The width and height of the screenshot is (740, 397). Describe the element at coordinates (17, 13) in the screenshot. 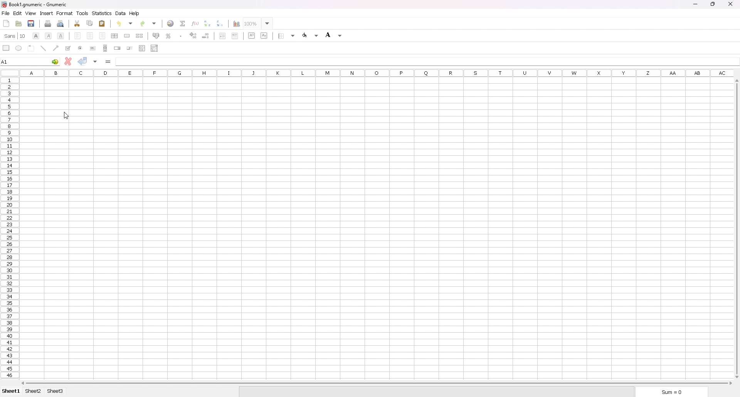

I see `edit` at that location.